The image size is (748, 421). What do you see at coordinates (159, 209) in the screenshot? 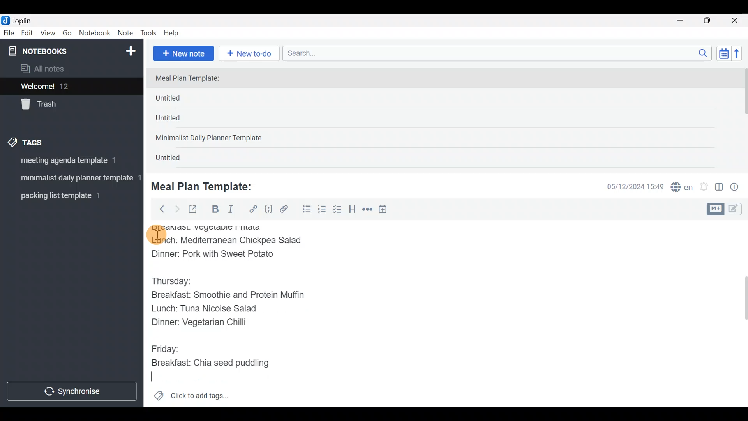
I see `Back` at bounding box center [159, 209].